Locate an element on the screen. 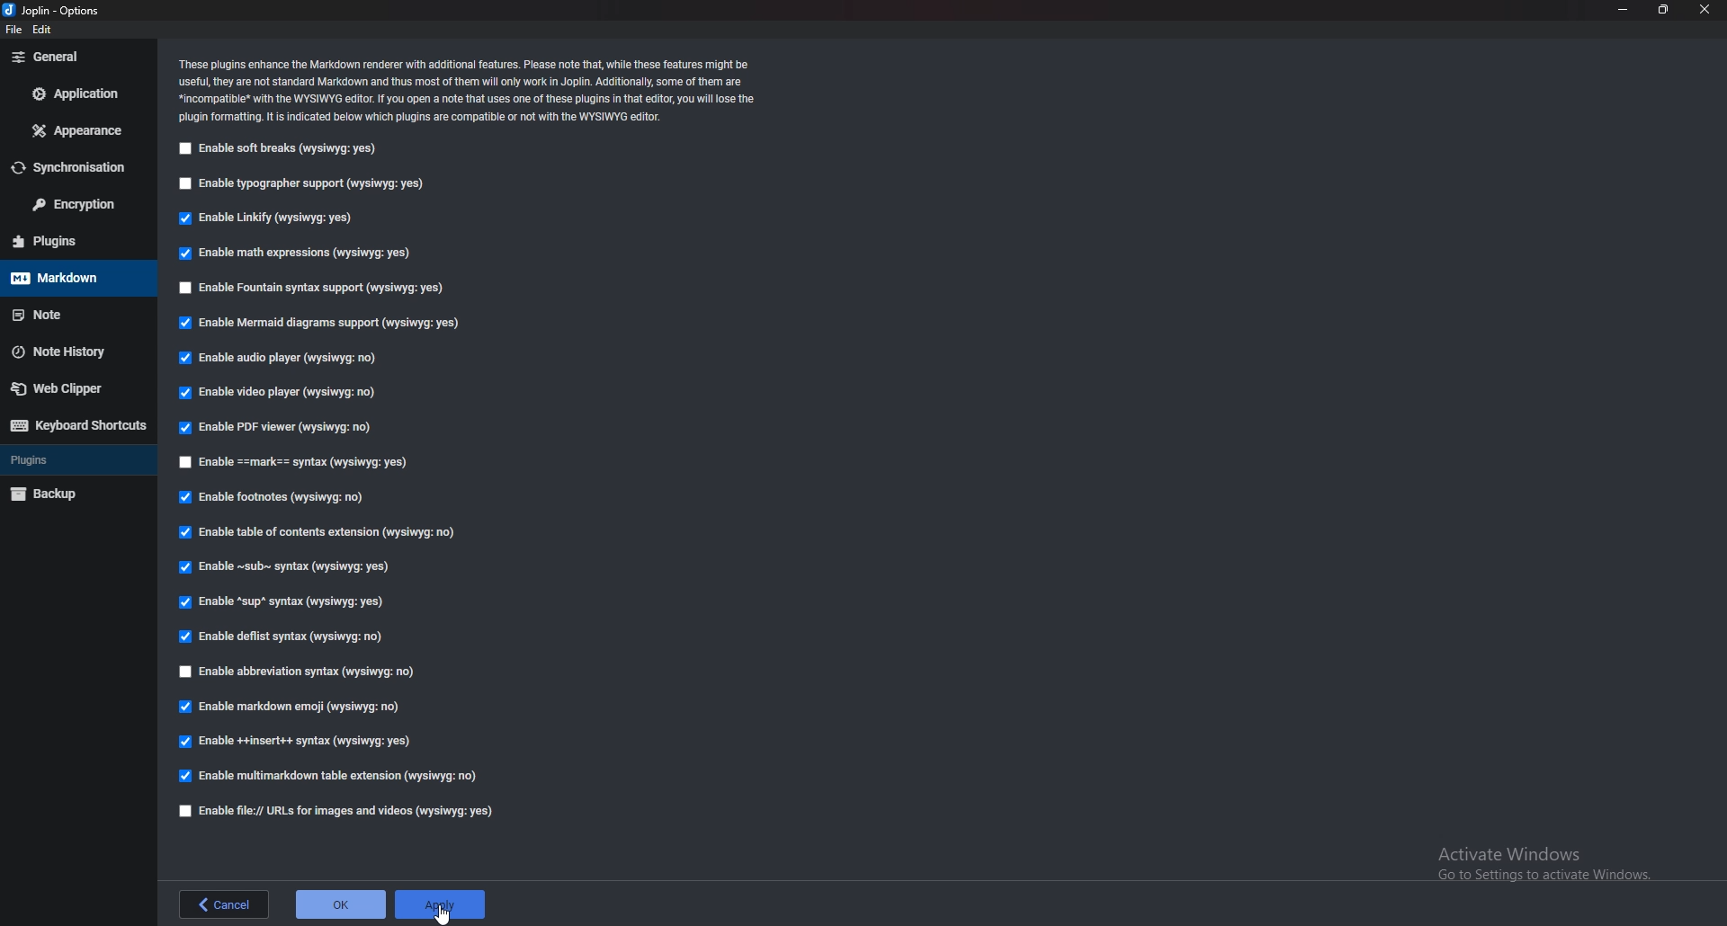 This screenshot has width=1727, height=926. Enable markdown emoji is located at coordinates (296, 704).